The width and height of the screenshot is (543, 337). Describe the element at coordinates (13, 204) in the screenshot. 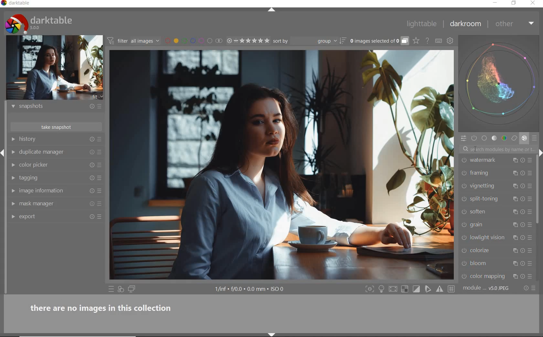

I see `show module` at that location.